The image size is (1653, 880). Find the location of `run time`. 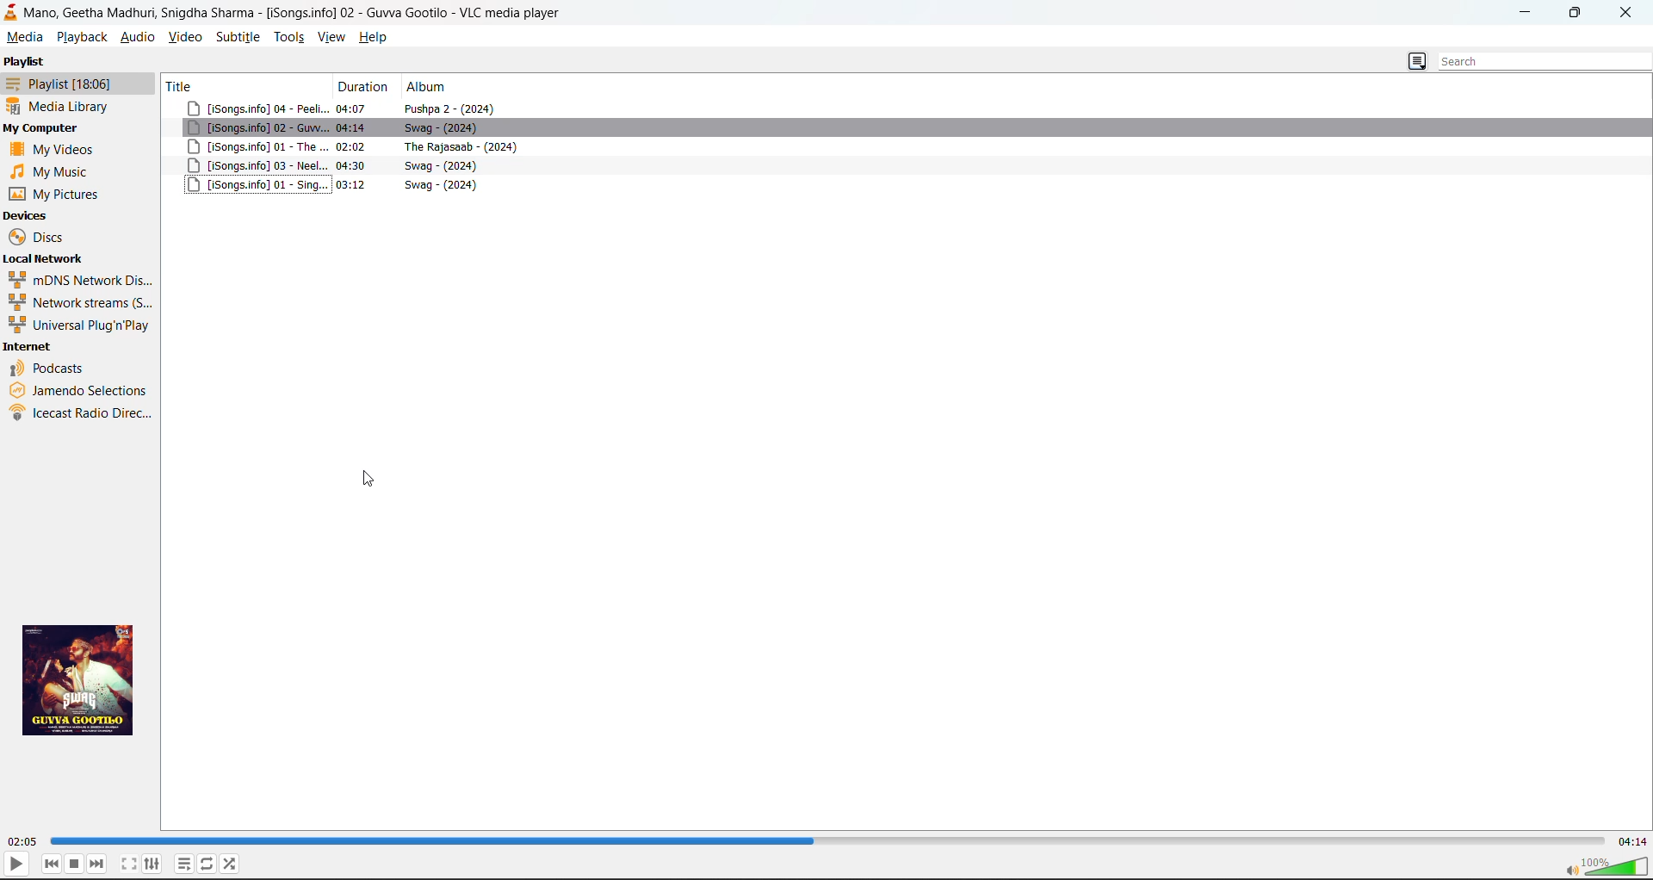

run time is located at coordinates (24, 841).